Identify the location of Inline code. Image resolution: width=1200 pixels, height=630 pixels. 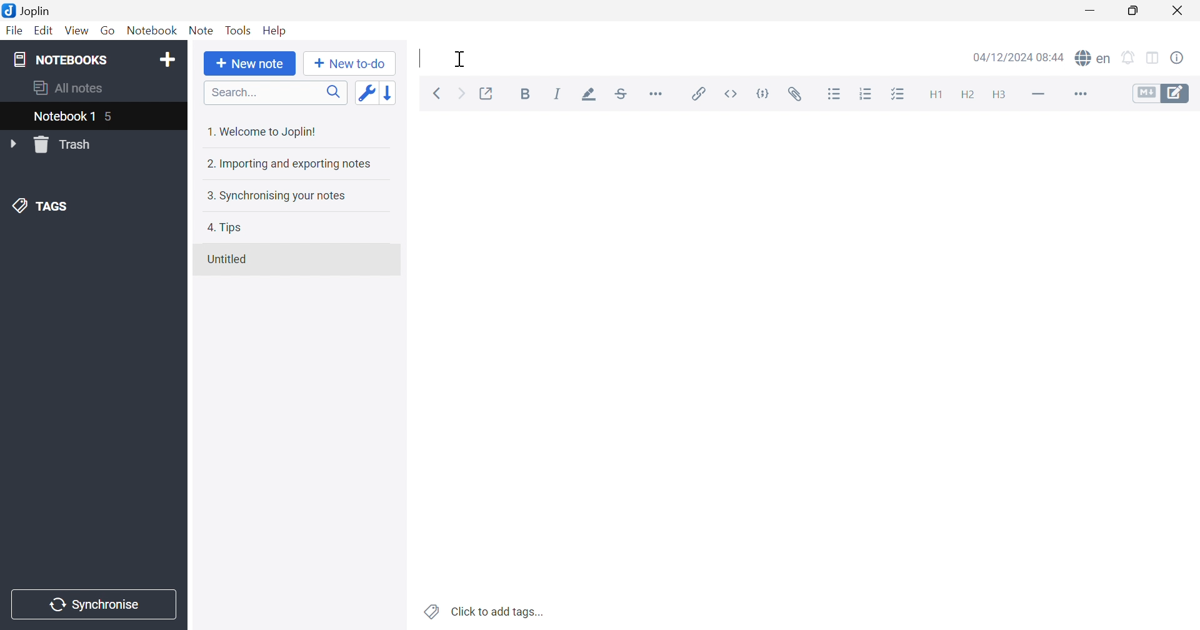
(732, 94).